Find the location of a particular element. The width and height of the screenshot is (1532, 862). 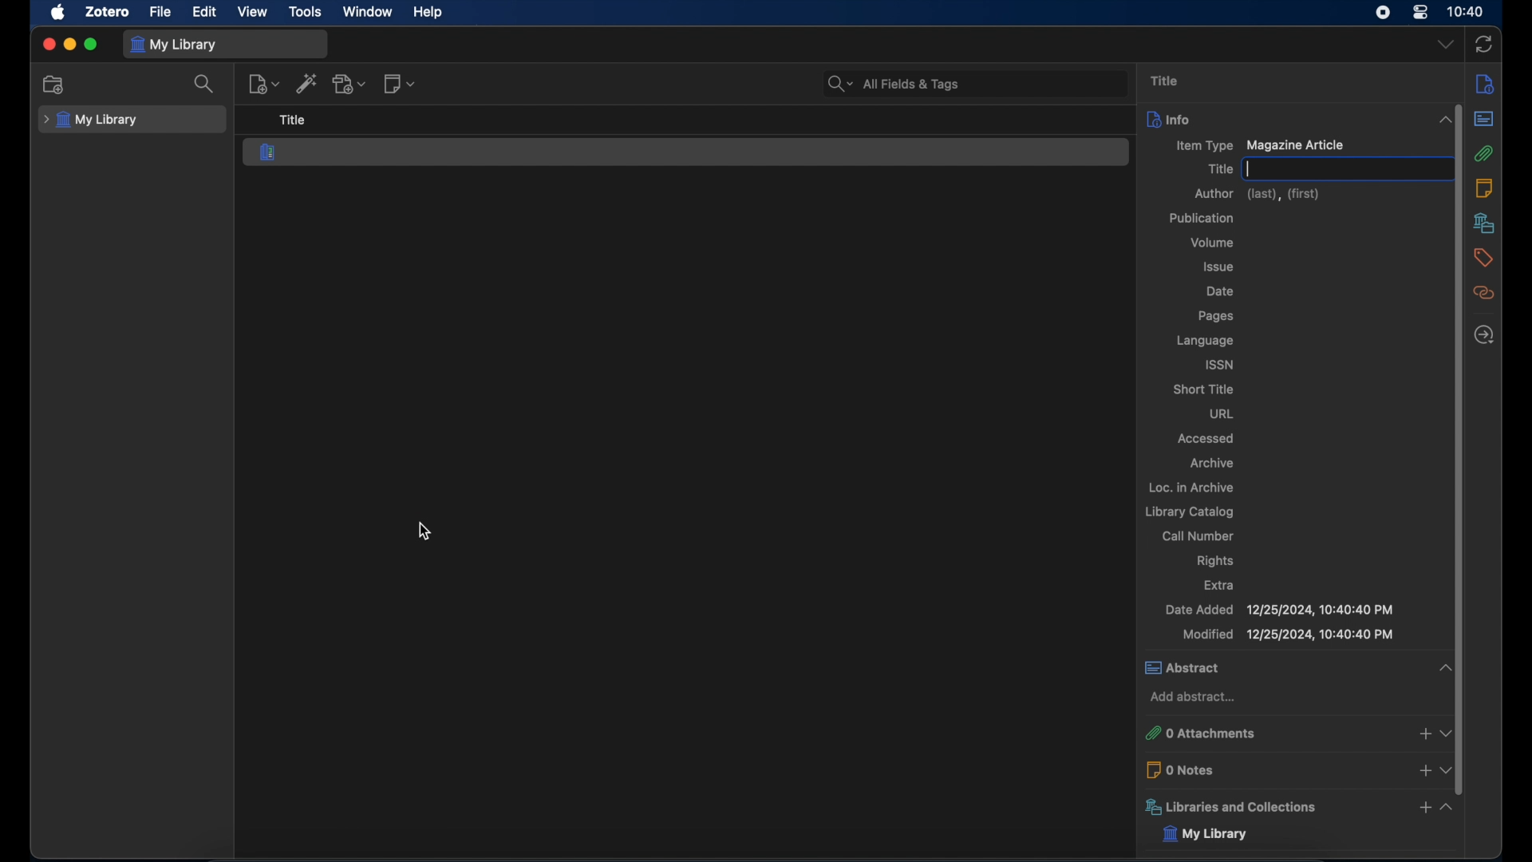

volume is located at coordinates (1212, 243).